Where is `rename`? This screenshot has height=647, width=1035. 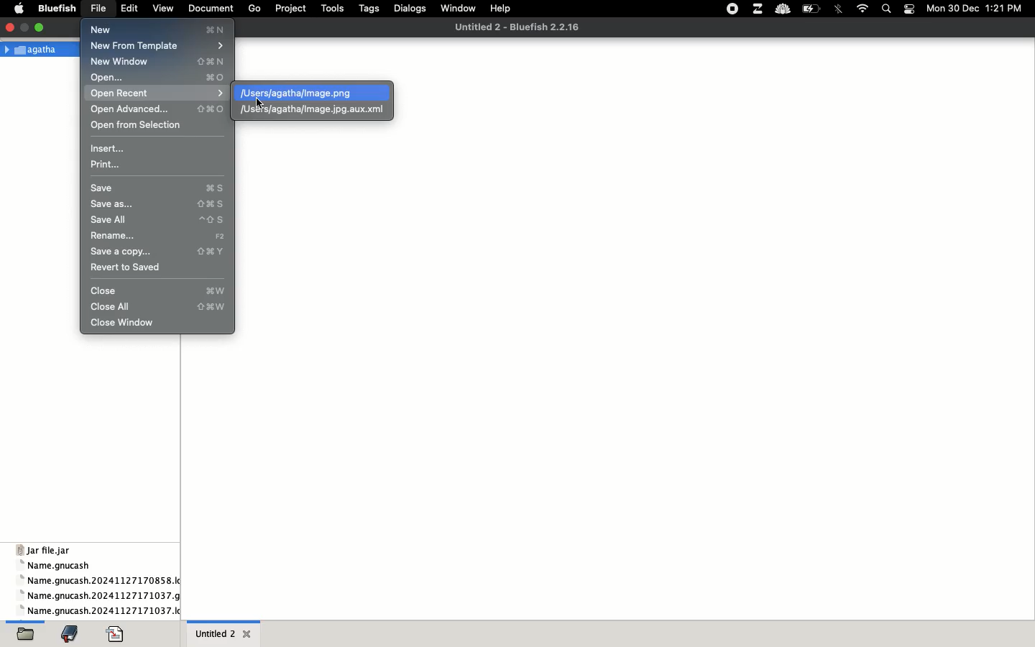 rename is located at coordinates (158, 235).